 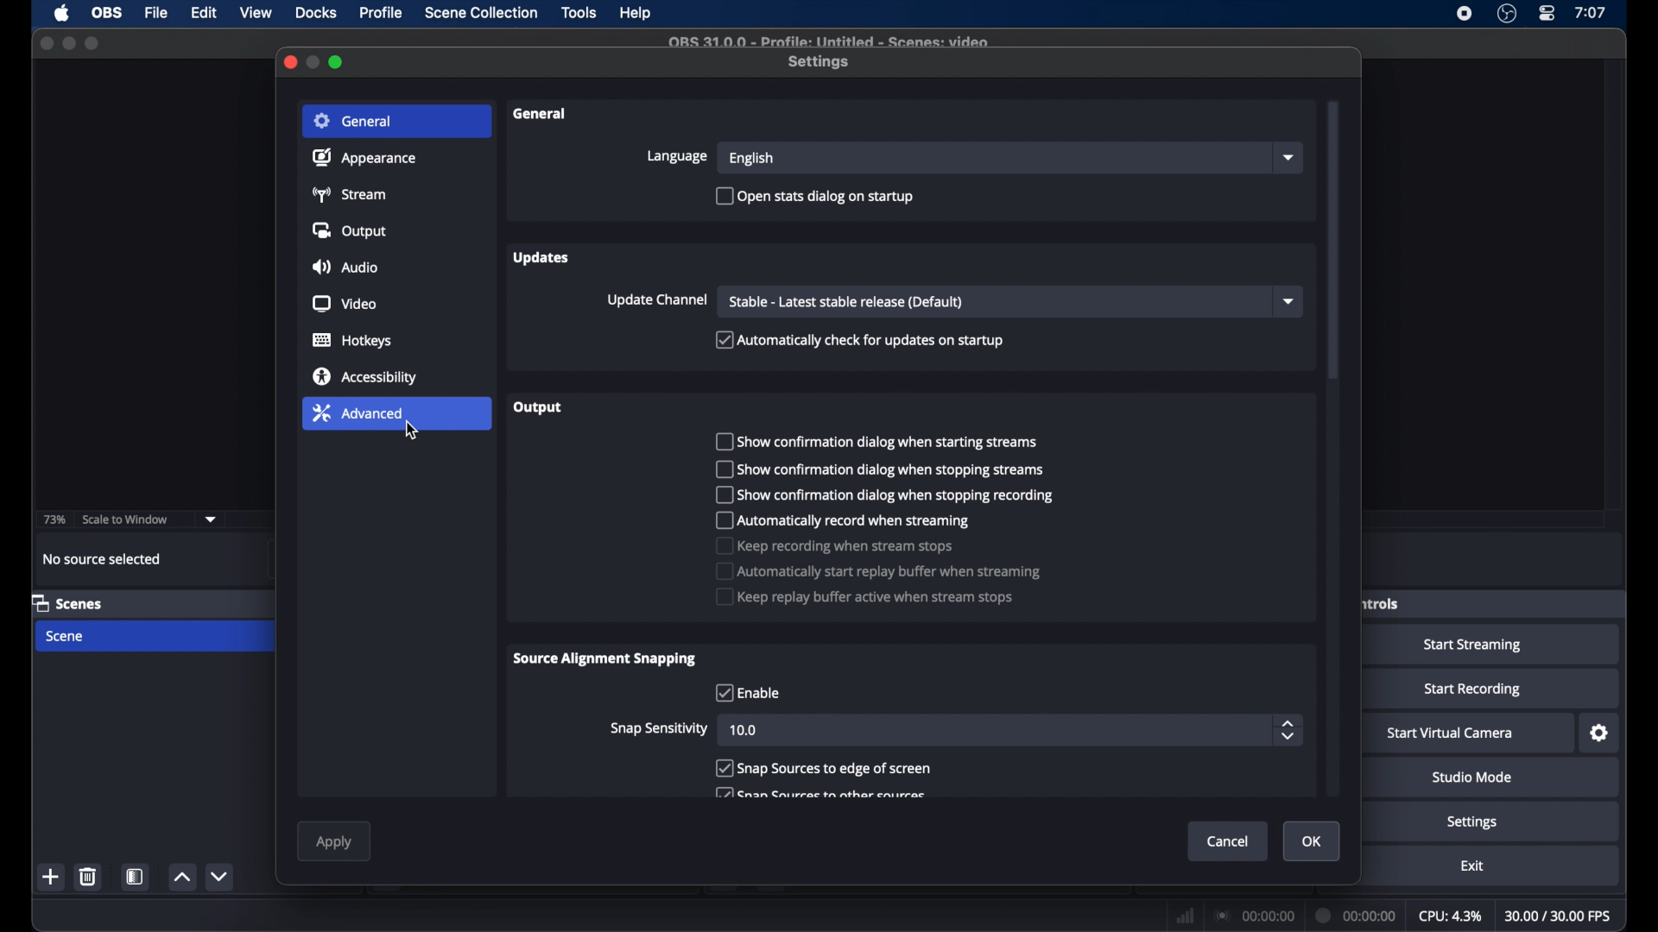 I want to click on cancel, so click(x=1229, y=841).